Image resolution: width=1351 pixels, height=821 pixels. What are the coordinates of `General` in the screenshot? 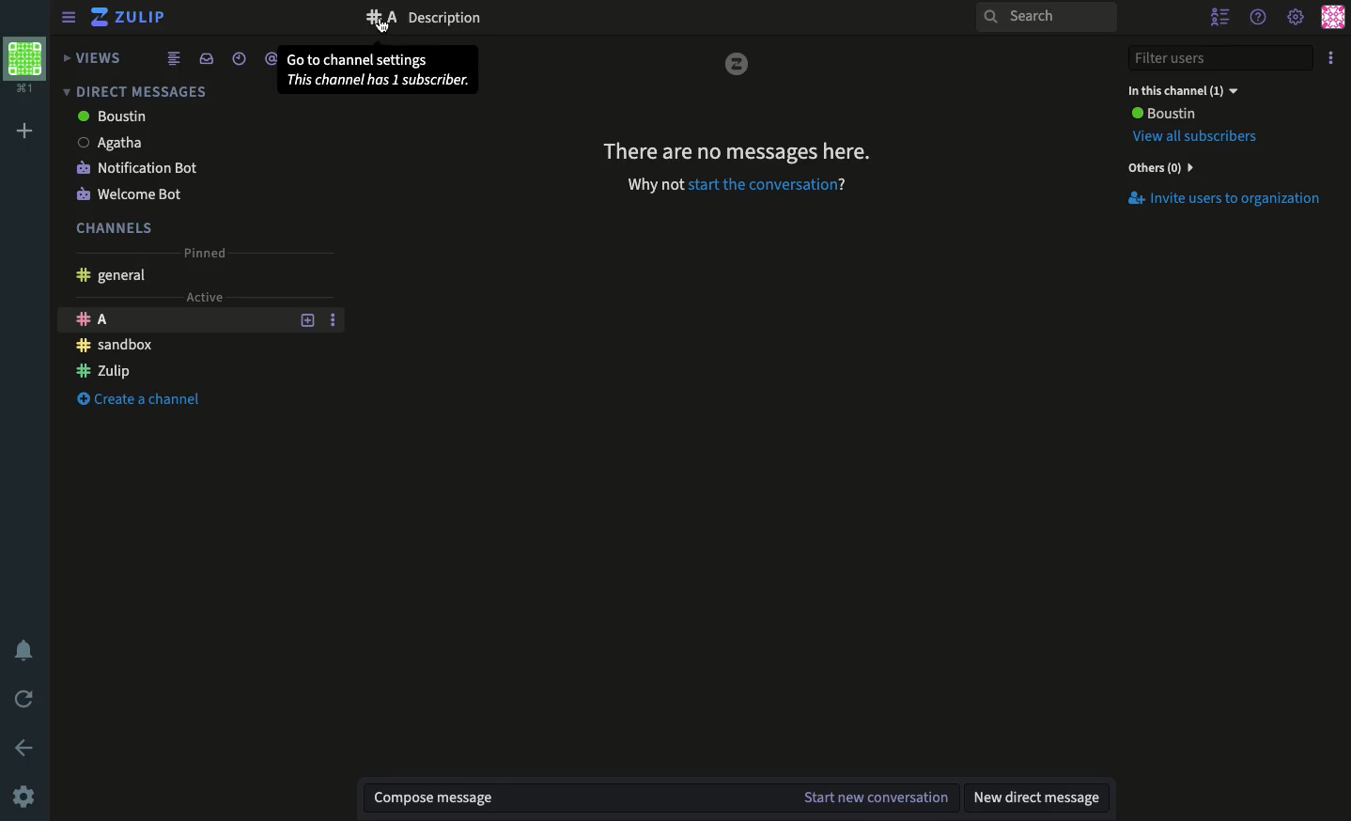 It's located at (118, 275).